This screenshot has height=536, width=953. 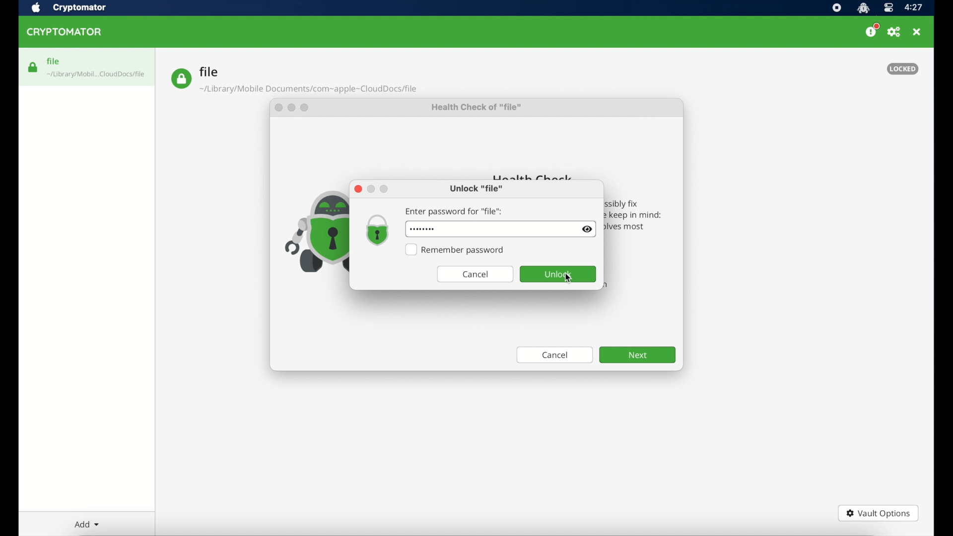 I want to click on cryptomator icon, so click(x=863, y=8).